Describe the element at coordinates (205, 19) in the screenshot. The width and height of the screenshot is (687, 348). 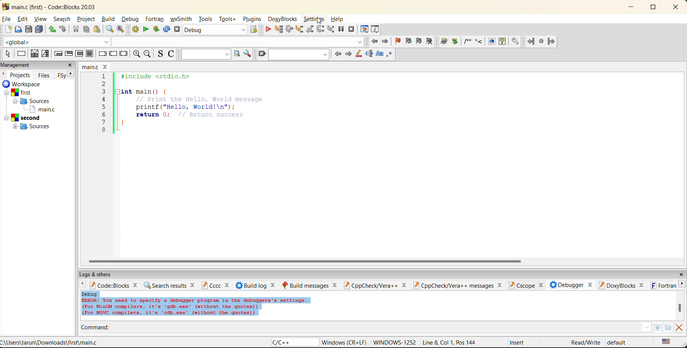
I see `tools` at that location.